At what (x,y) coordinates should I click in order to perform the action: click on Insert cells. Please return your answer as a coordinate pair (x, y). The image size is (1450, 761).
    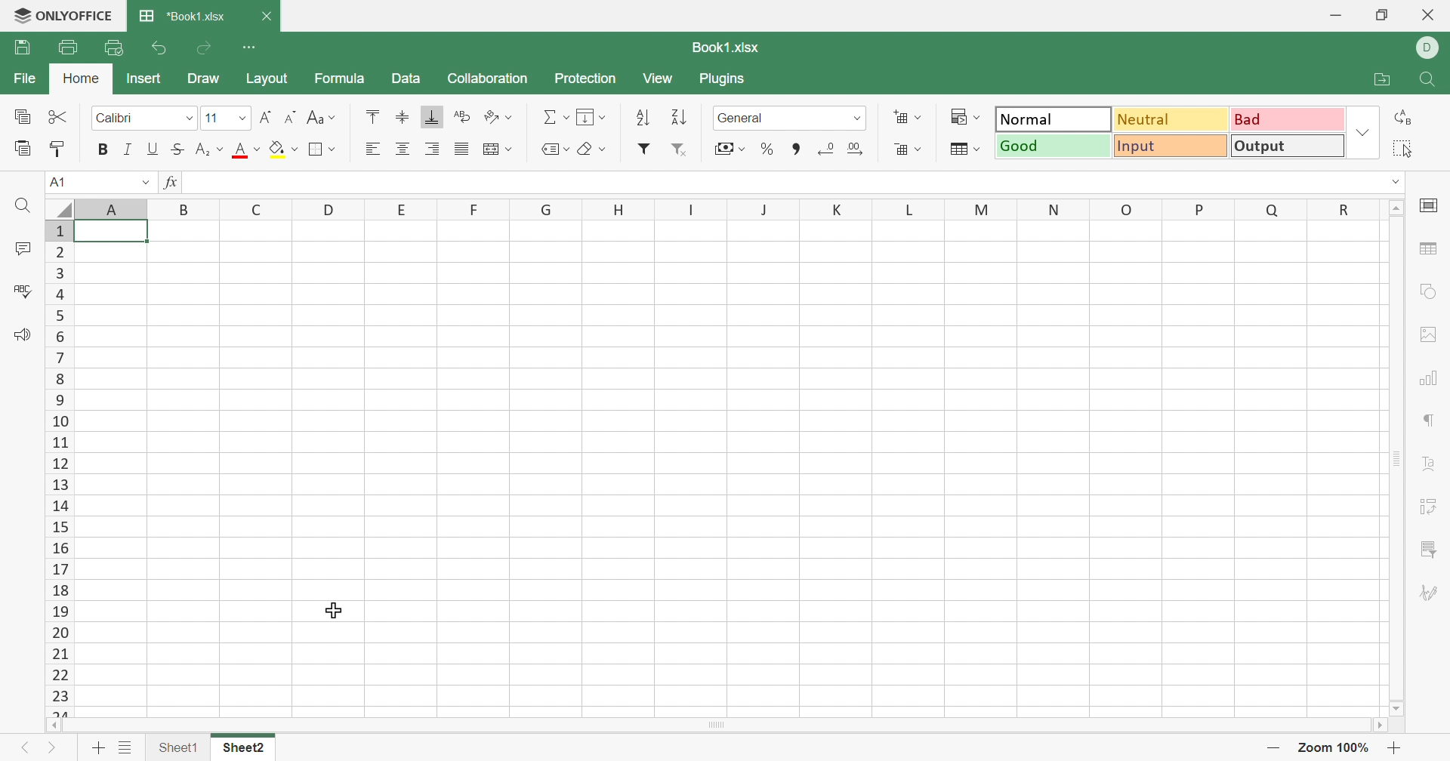
    Looking at the image, I should click on (905, 118).